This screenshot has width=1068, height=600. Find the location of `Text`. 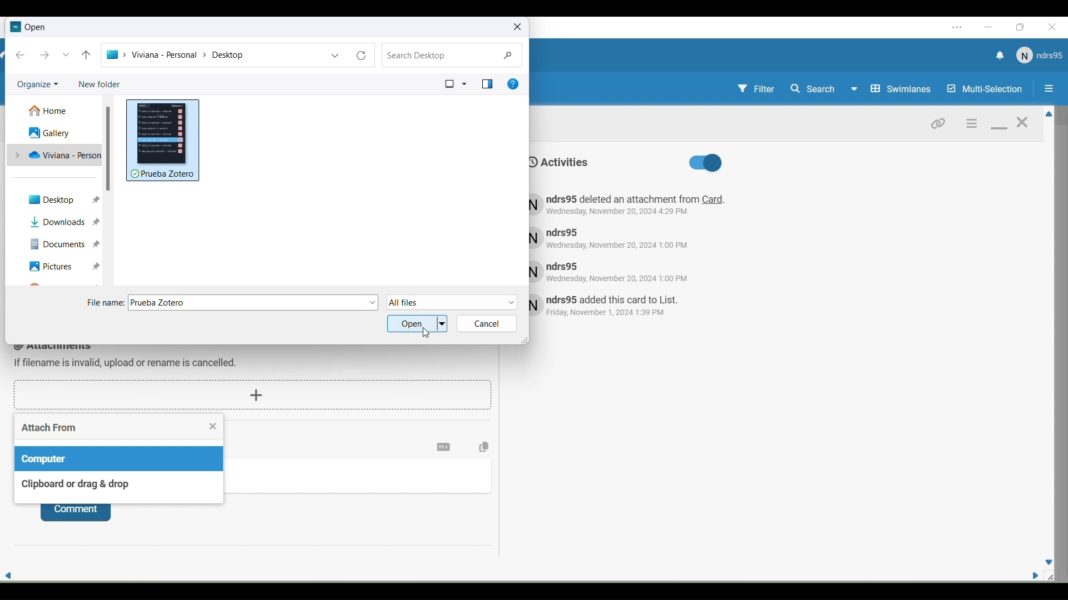

Text is located at coordinates (630, 205).